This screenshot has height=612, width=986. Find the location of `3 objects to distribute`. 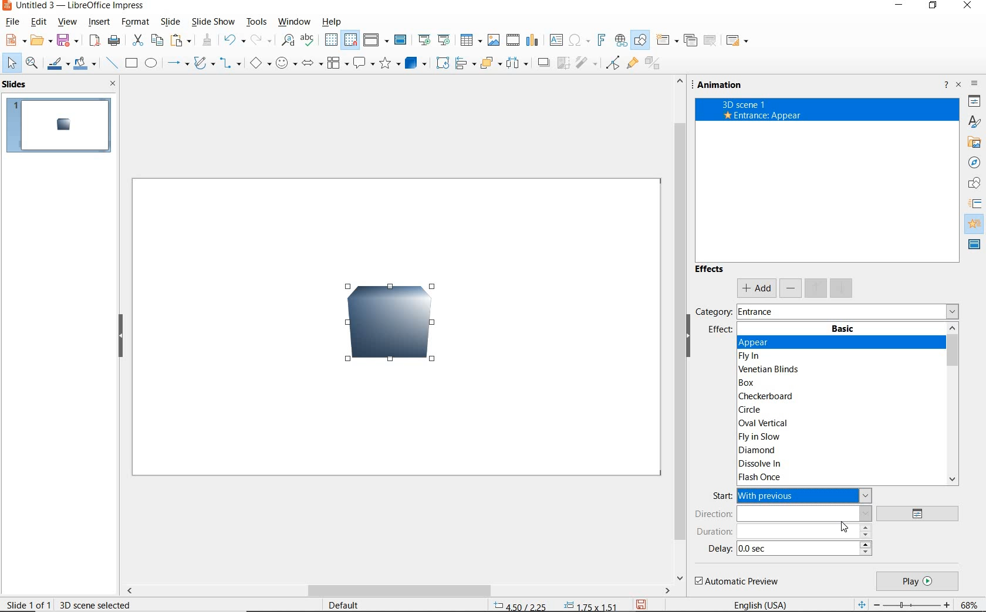

3 objects to distribute is located at coordinates (518, 64).